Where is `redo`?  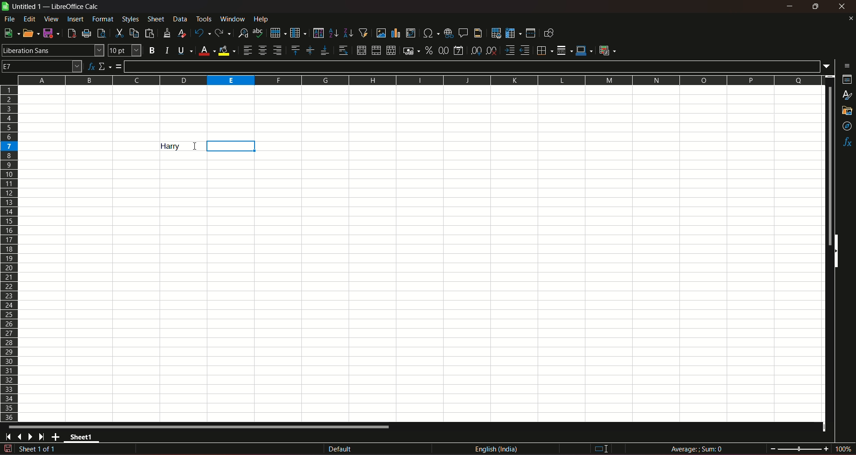 redo is located at coordinates (223, 32).